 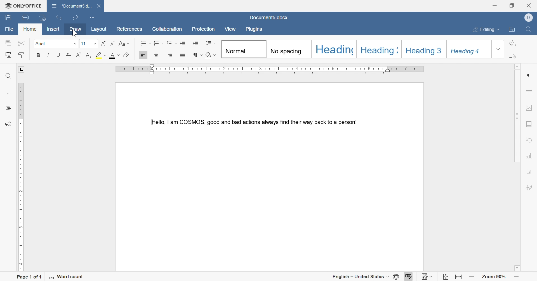 What do you see at coordinates (22, 54) in the screenshot?
I see `copy style` at bounding box center [22, 54].